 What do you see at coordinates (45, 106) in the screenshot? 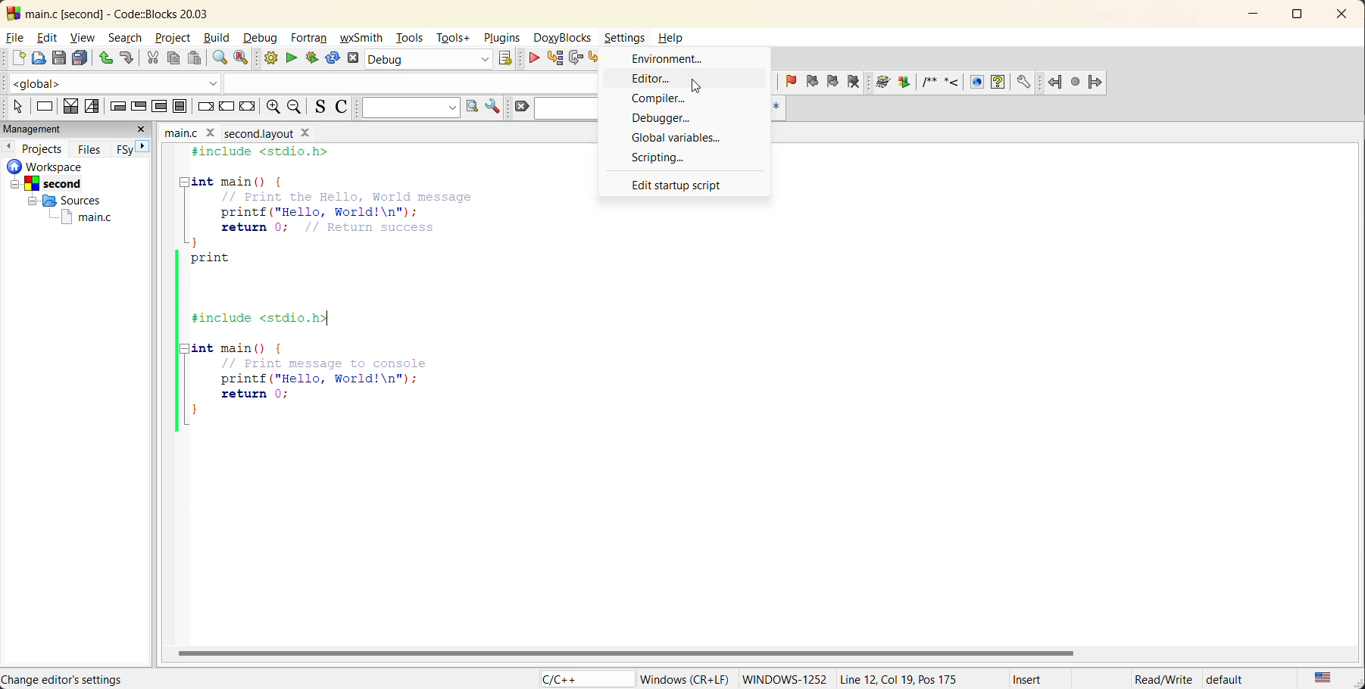
I see `instruction ` at bounding box center [45, 106].